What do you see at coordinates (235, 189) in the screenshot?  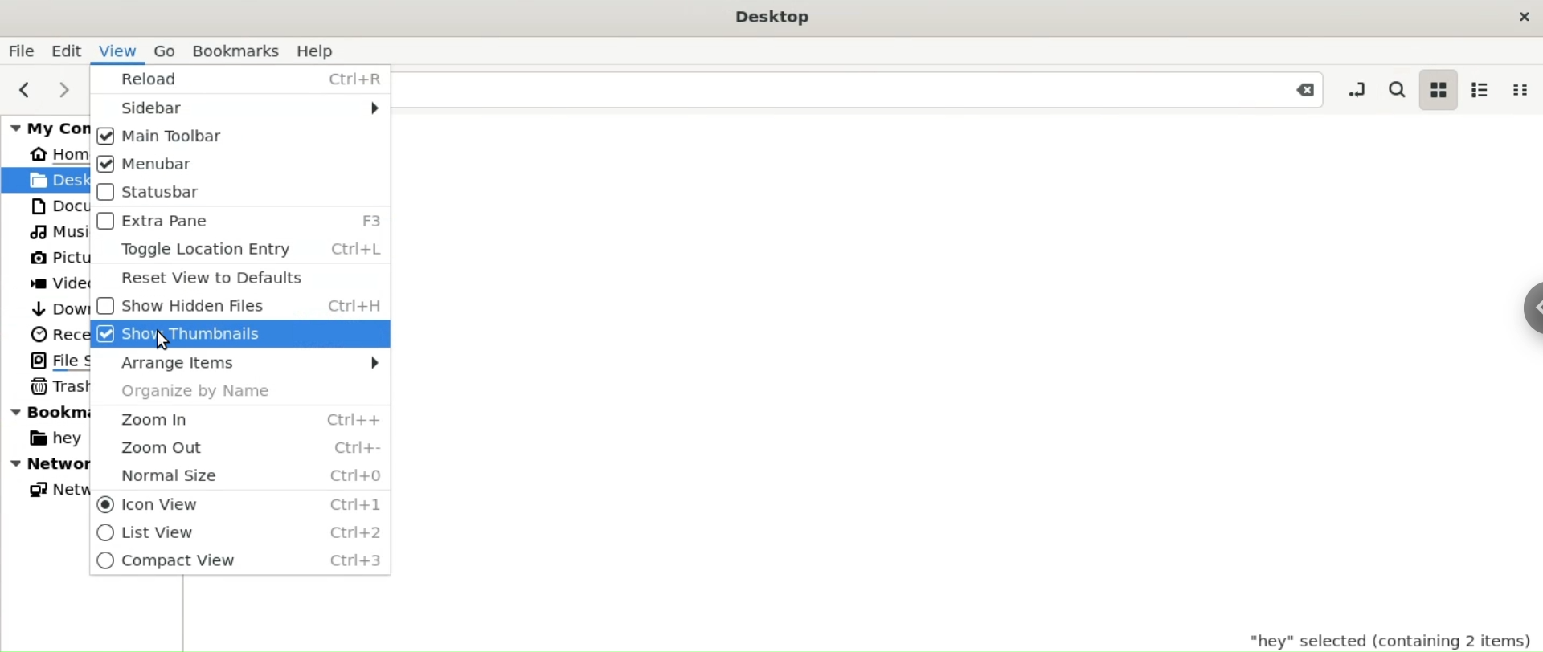 I see `Statusbar` at bounding box center [235, 189].